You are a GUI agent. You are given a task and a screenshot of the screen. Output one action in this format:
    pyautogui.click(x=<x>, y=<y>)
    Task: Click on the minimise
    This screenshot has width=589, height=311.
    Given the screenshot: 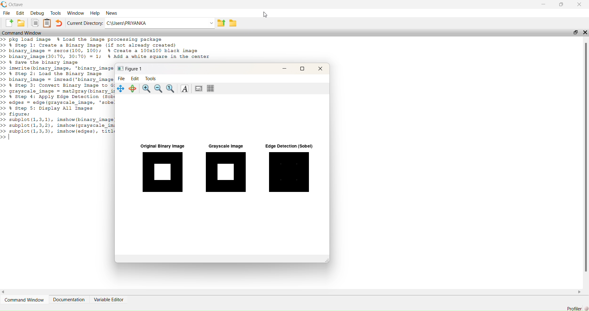 What is the action you would take?
    pyautogui.click(x=284, y=69)
    